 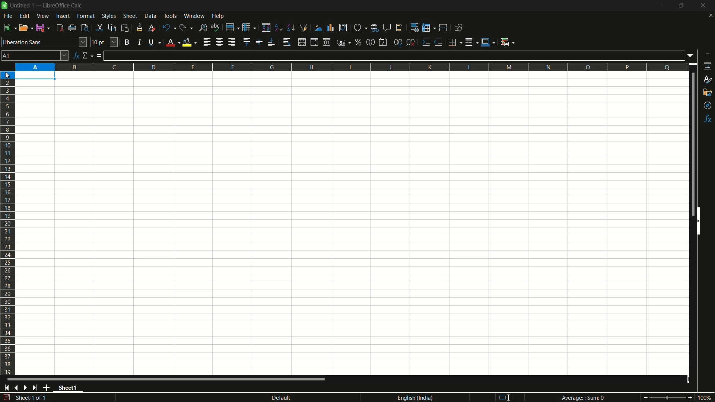 What do you see at coordinates (125, 28) in the screenshot?
I see `paste` at bounding box center [125, 28].